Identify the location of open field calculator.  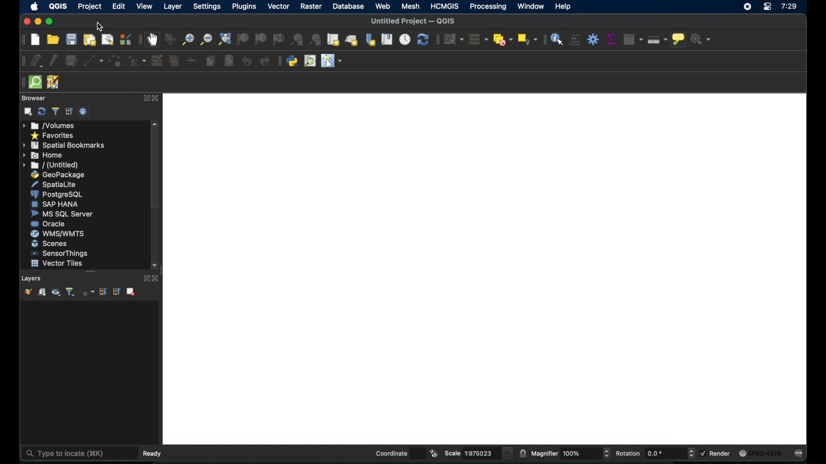
(575, 40).